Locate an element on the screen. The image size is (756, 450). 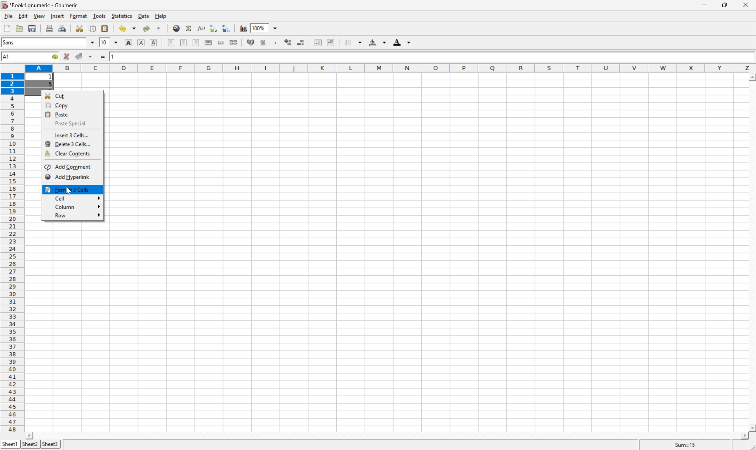
open a file is located at coordinates (19, 27).